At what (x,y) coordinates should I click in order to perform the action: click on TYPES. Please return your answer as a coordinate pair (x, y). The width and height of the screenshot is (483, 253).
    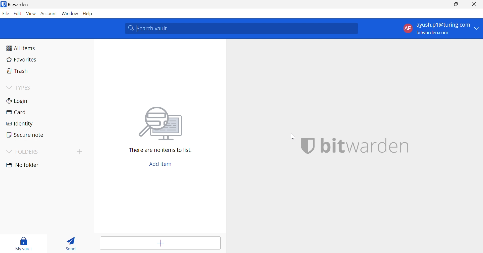
    Looking at the image, I should click on (24, 88).